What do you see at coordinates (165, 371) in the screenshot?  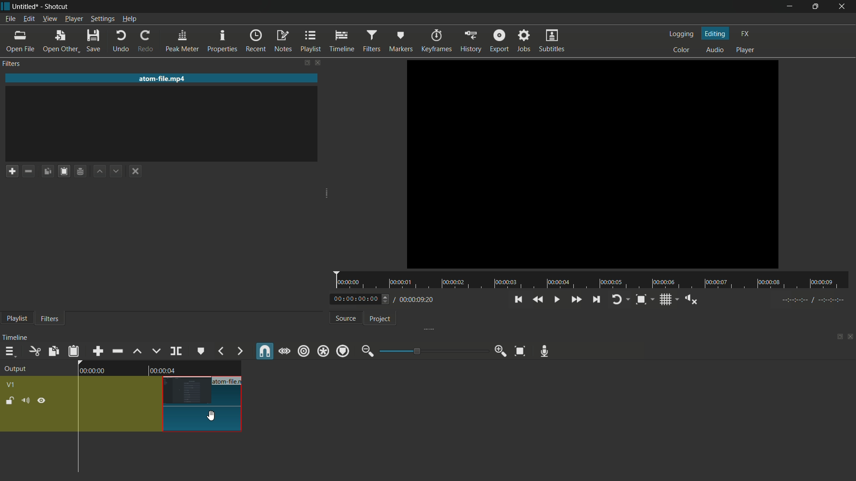 I see `time` at bounding box center [165, 371].